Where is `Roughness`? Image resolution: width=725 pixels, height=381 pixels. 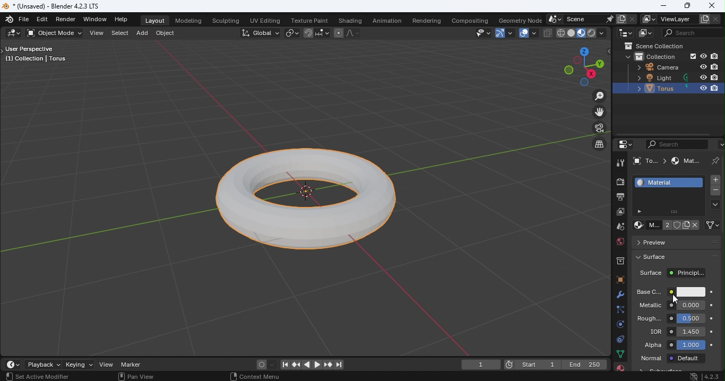
Roughness is located at coordinates (667, 319).